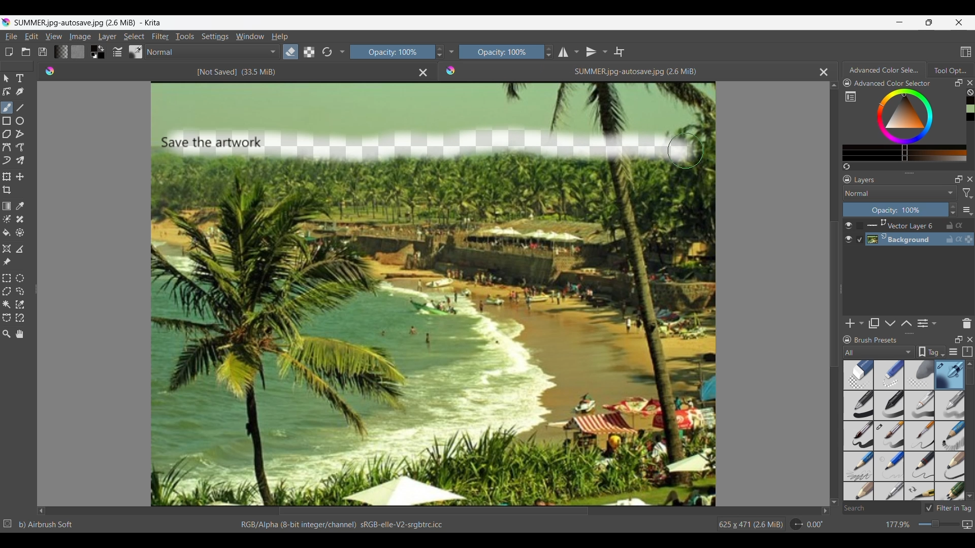  Describe the element at coordinates (847, 179) in the screenshot. I see `Lock layers panel` at that location.